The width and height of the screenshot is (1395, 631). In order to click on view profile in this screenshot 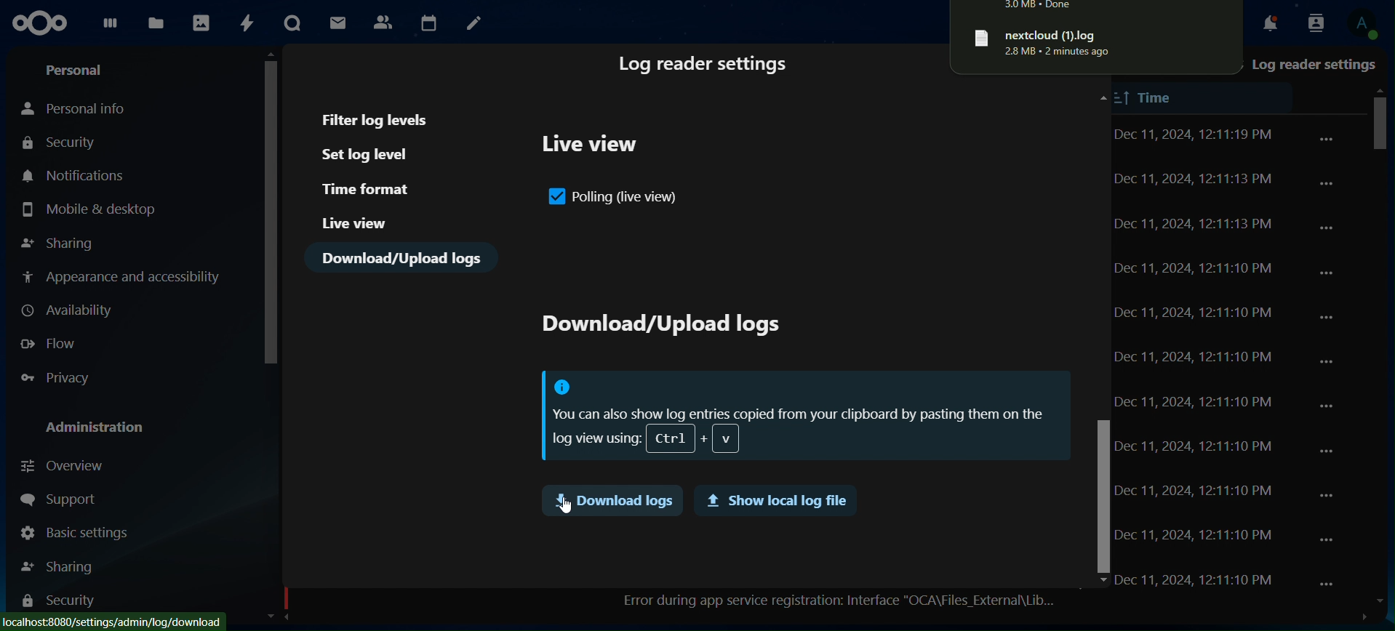, I will do `click(1362, 25)`.